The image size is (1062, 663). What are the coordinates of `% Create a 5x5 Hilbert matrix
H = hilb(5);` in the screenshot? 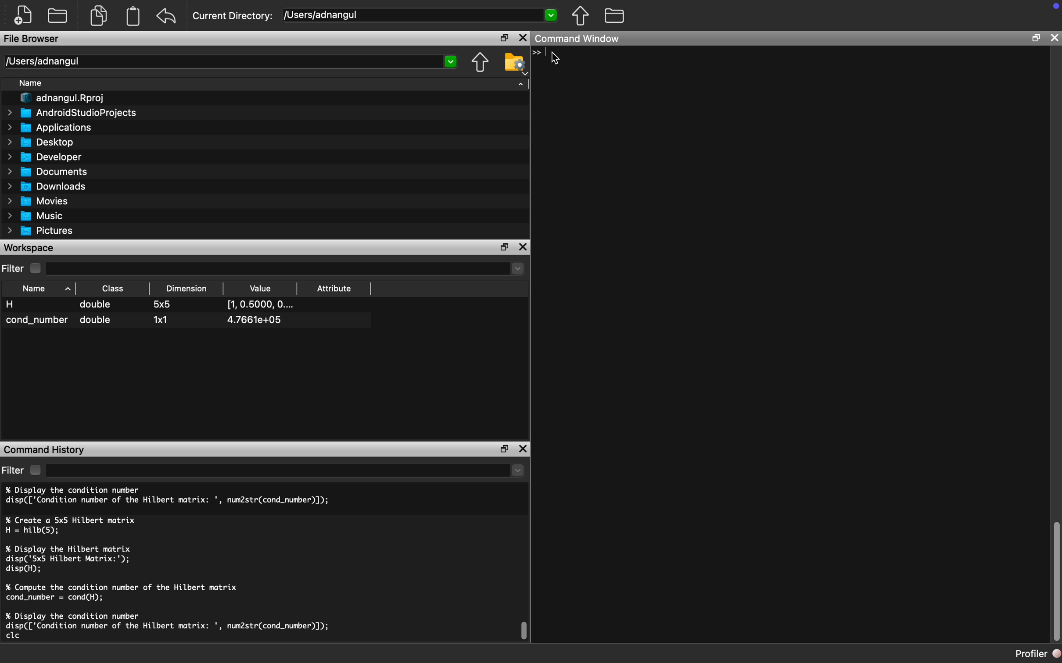 It's located at (72, 525).